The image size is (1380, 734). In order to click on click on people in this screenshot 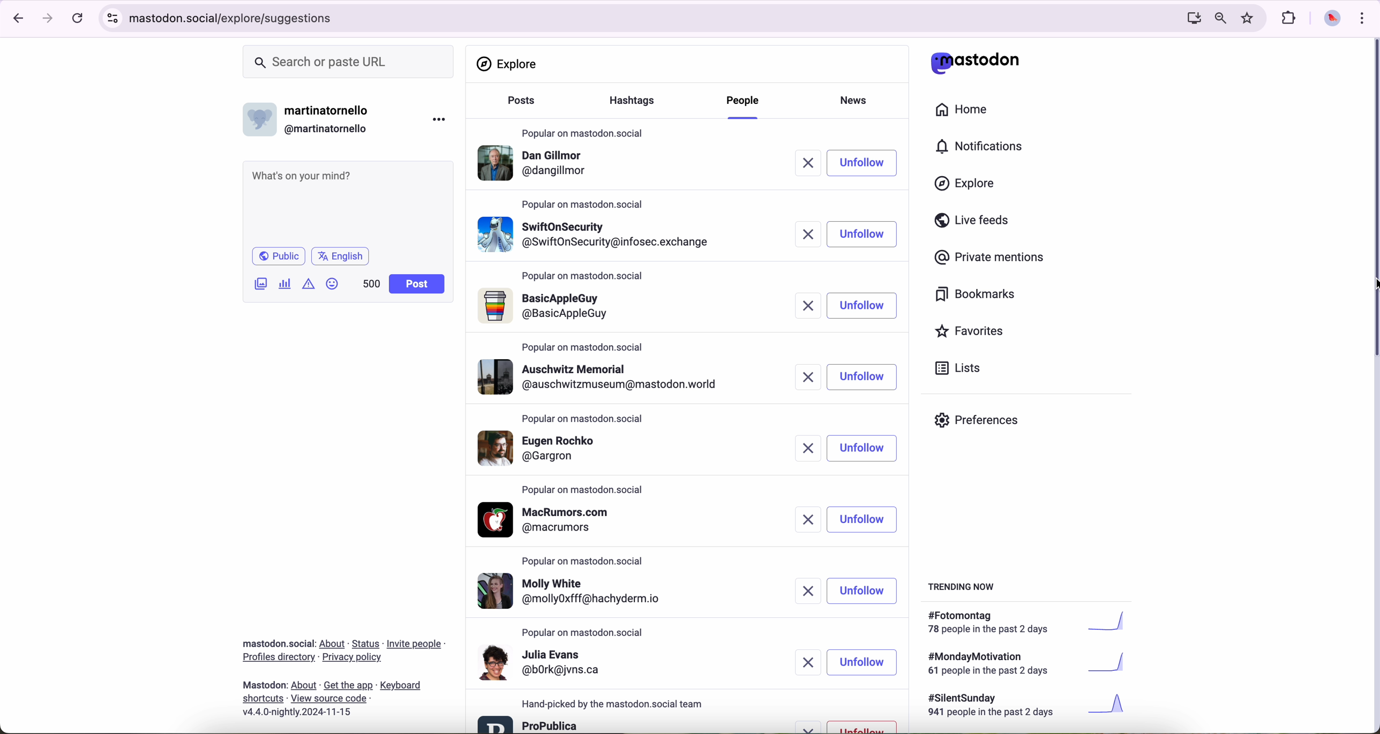, I will do `click(745, 106)`.